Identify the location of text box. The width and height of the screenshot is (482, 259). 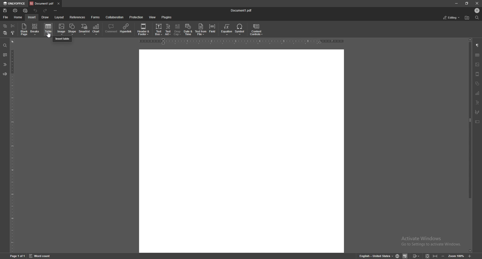
(478, 122).